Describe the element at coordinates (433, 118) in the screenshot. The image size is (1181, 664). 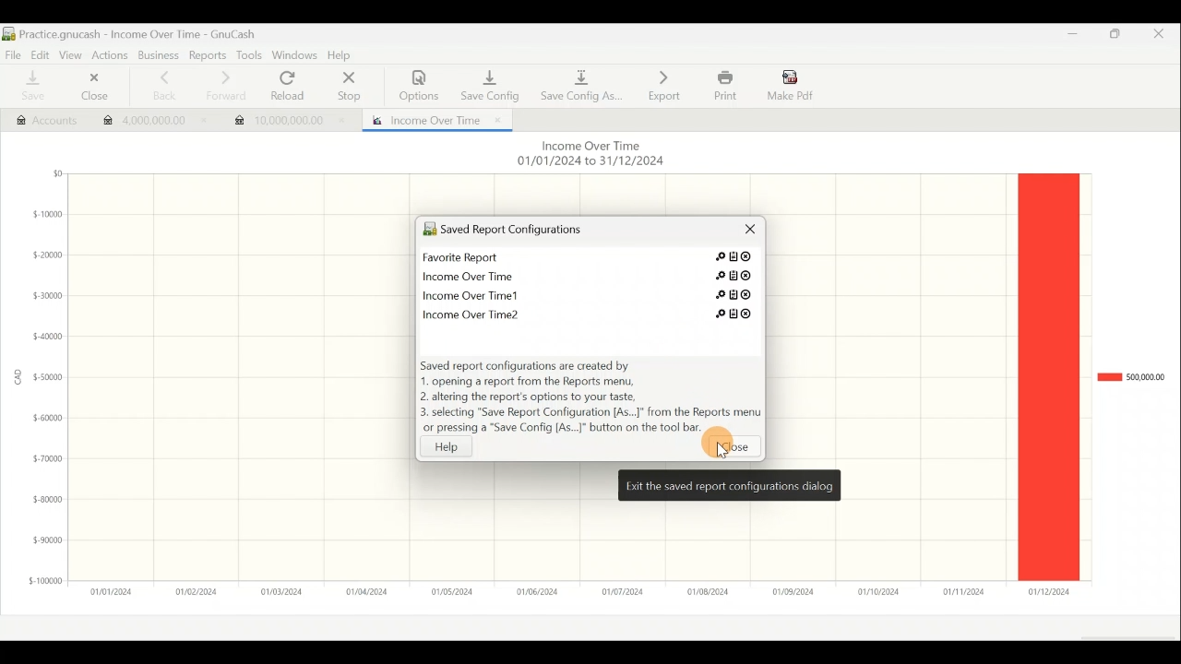
I see `Report` at that location.